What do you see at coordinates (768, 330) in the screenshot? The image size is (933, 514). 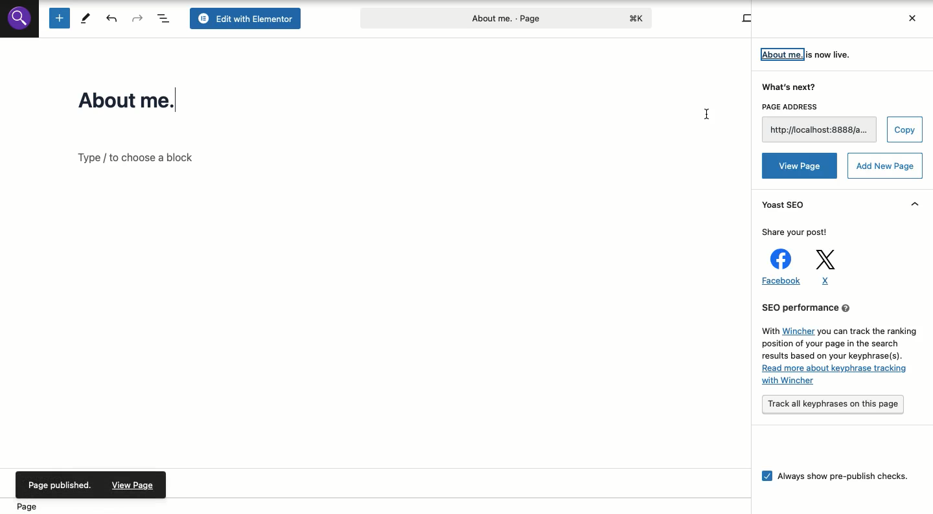 I see `With` at bounding box center [768, 330].